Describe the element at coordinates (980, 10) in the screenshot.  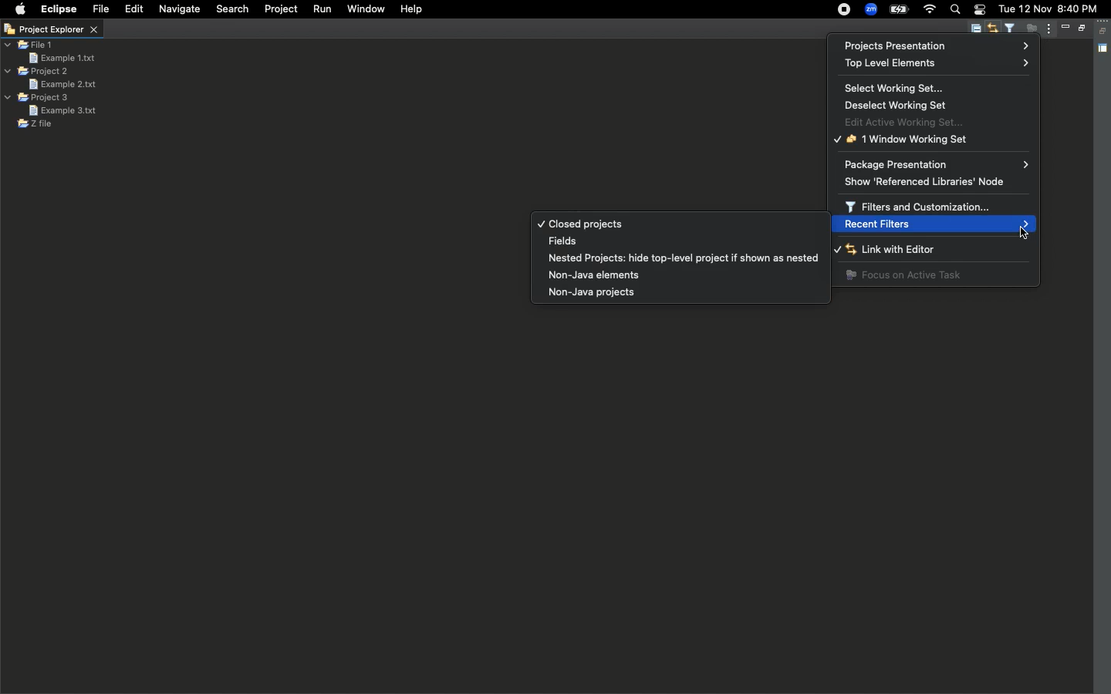
I see `Notification` at that location.